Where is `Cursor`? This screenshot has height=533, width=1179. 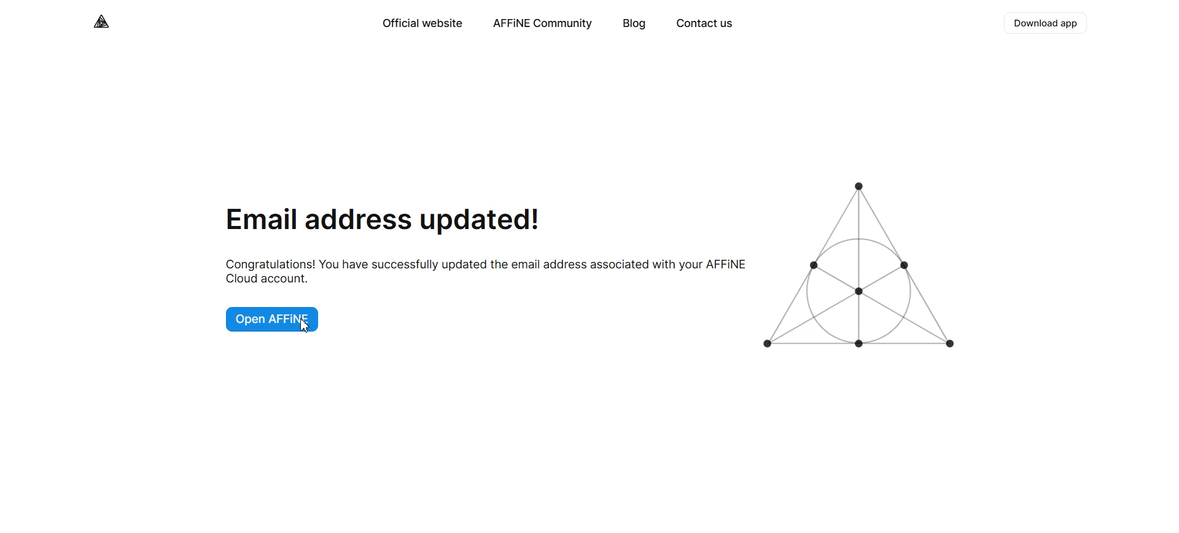 Cursor is located at coordinates (306, 325).